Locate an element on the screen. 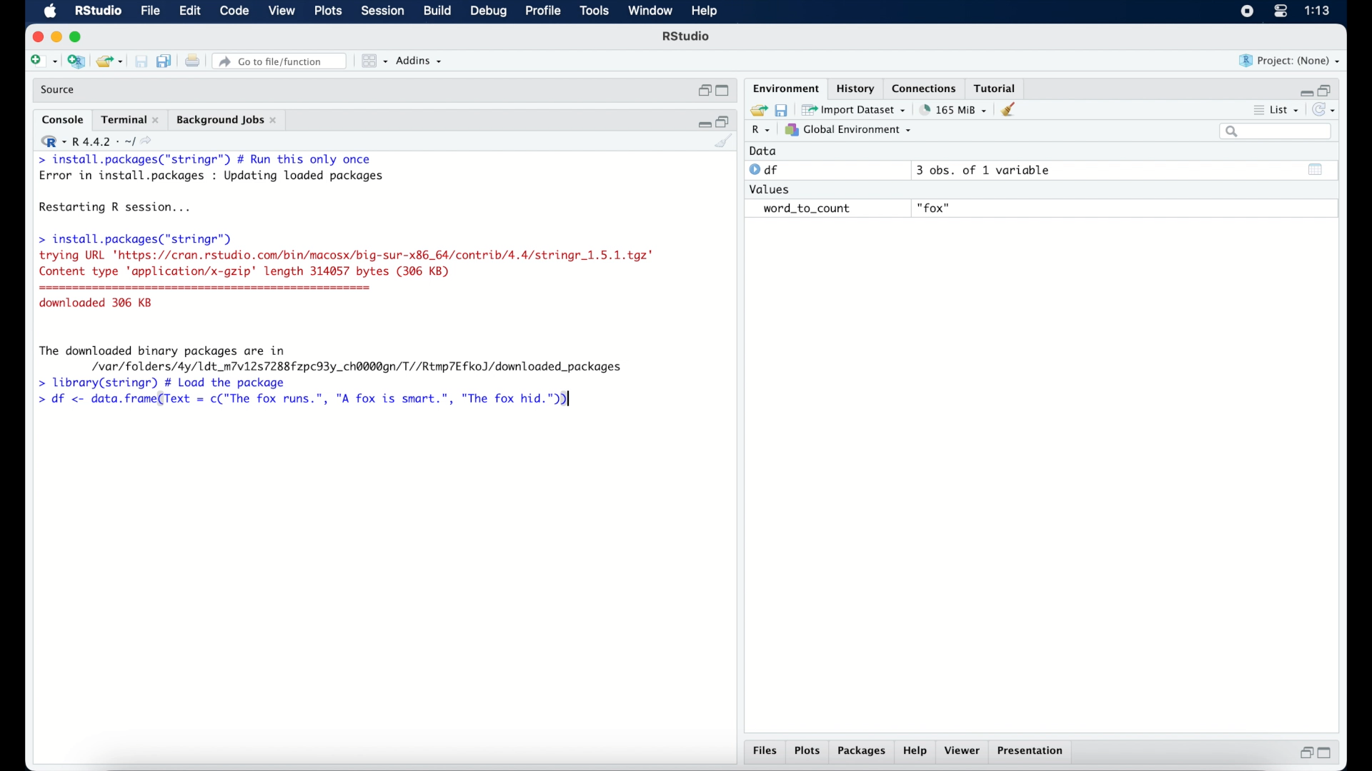 This screenshot has width=1372, height=771. 203 MB is located at coordinates (955, 110).